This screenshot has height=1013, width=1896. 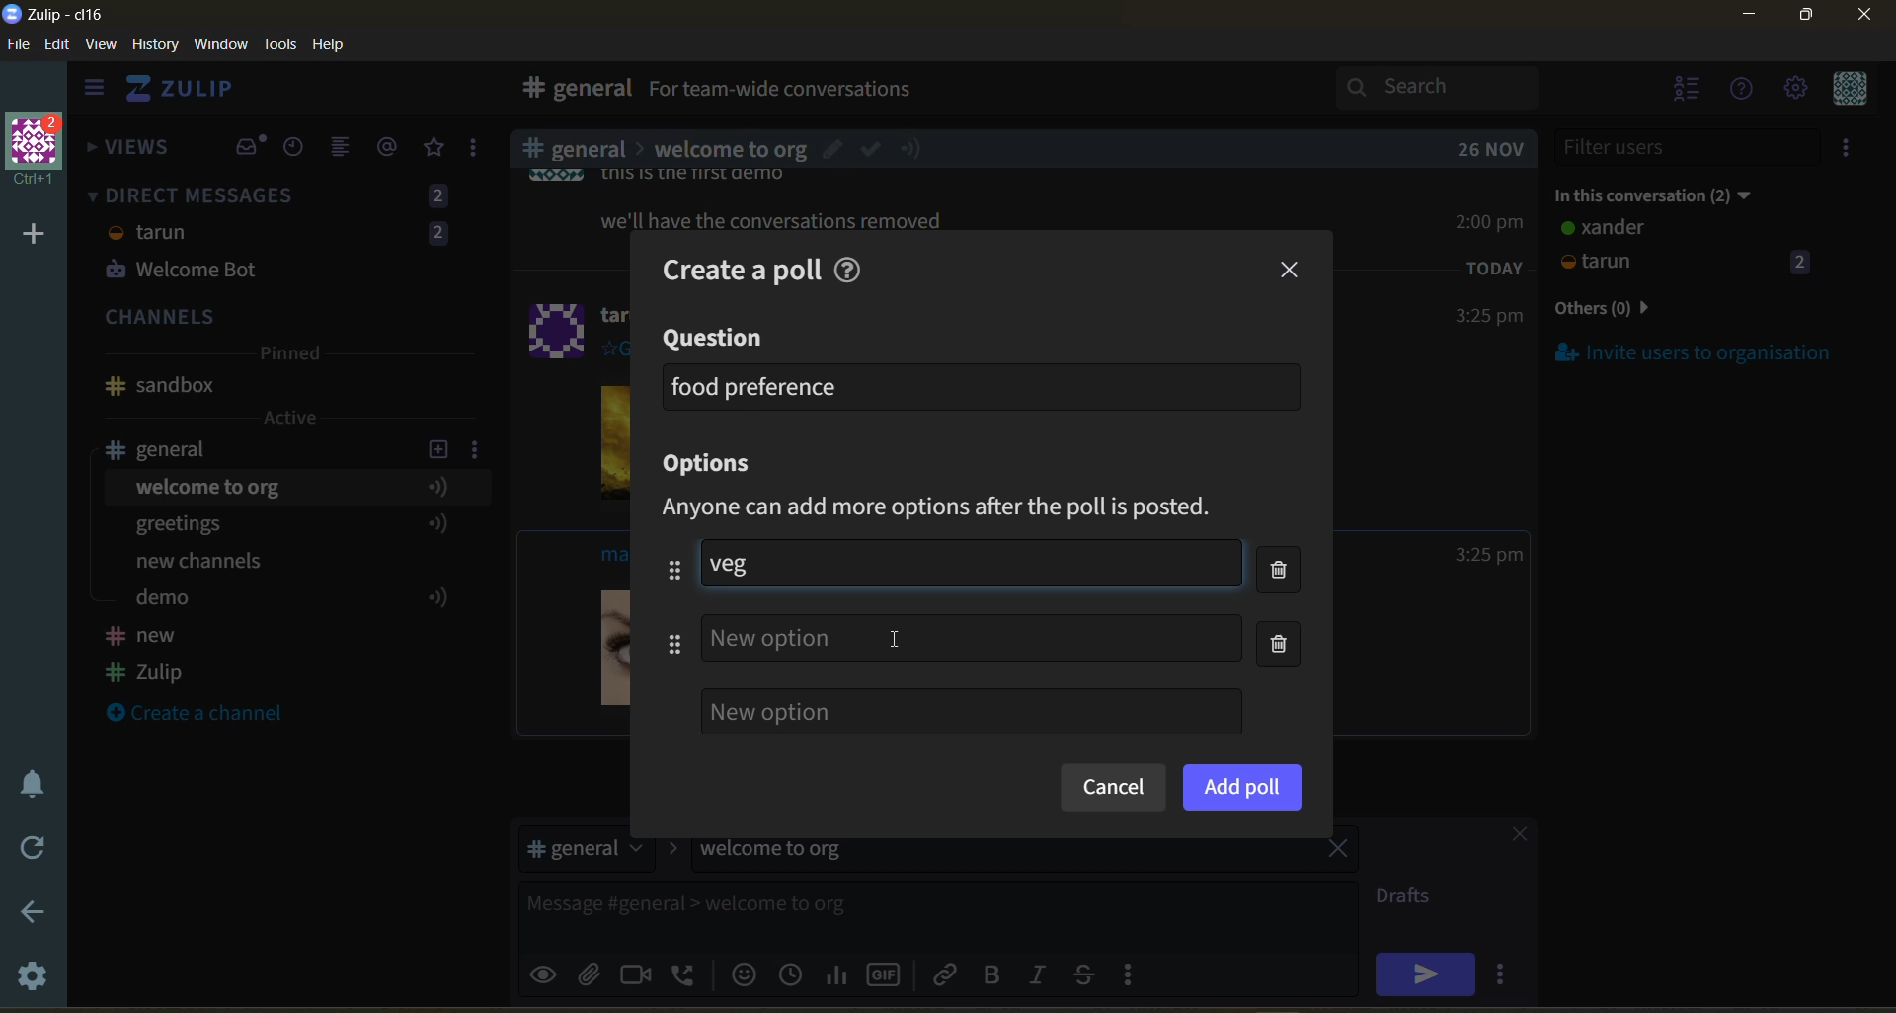 I want to click on search, so click(x=1455, y=87).